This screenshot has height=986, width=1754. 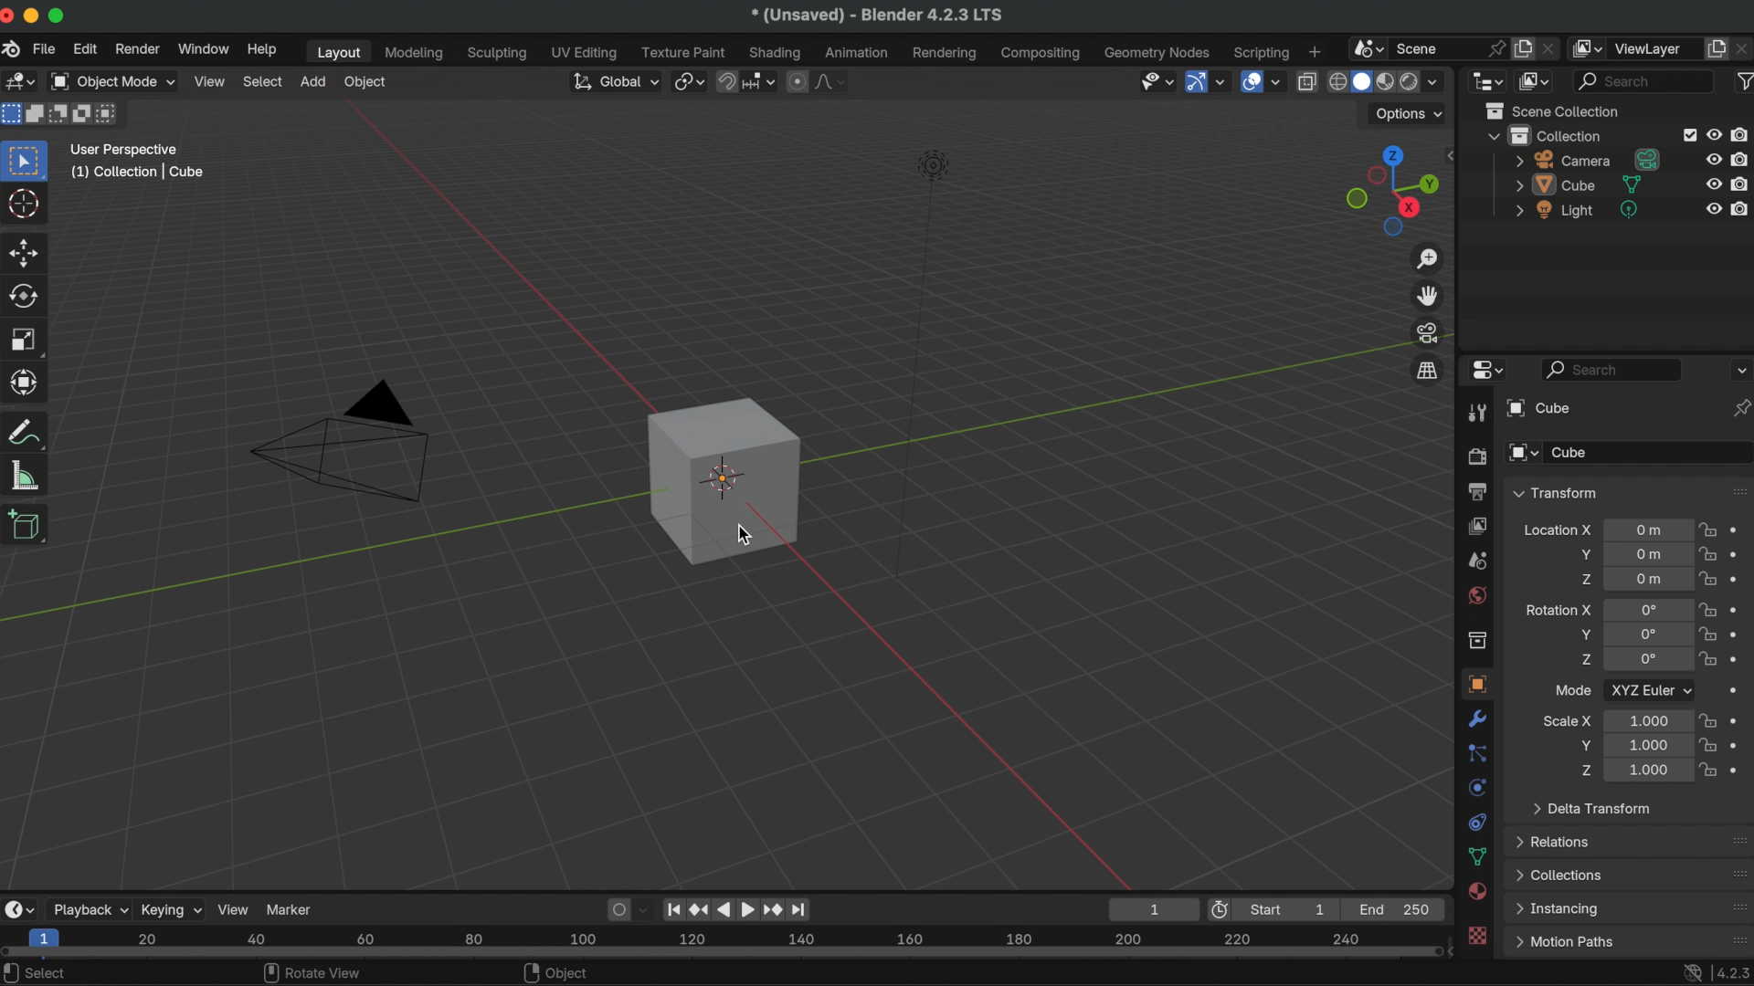 What do you see at coordinates (26, 527) in the screenshot?
I see `add cube` at bounding box center [26, 527].